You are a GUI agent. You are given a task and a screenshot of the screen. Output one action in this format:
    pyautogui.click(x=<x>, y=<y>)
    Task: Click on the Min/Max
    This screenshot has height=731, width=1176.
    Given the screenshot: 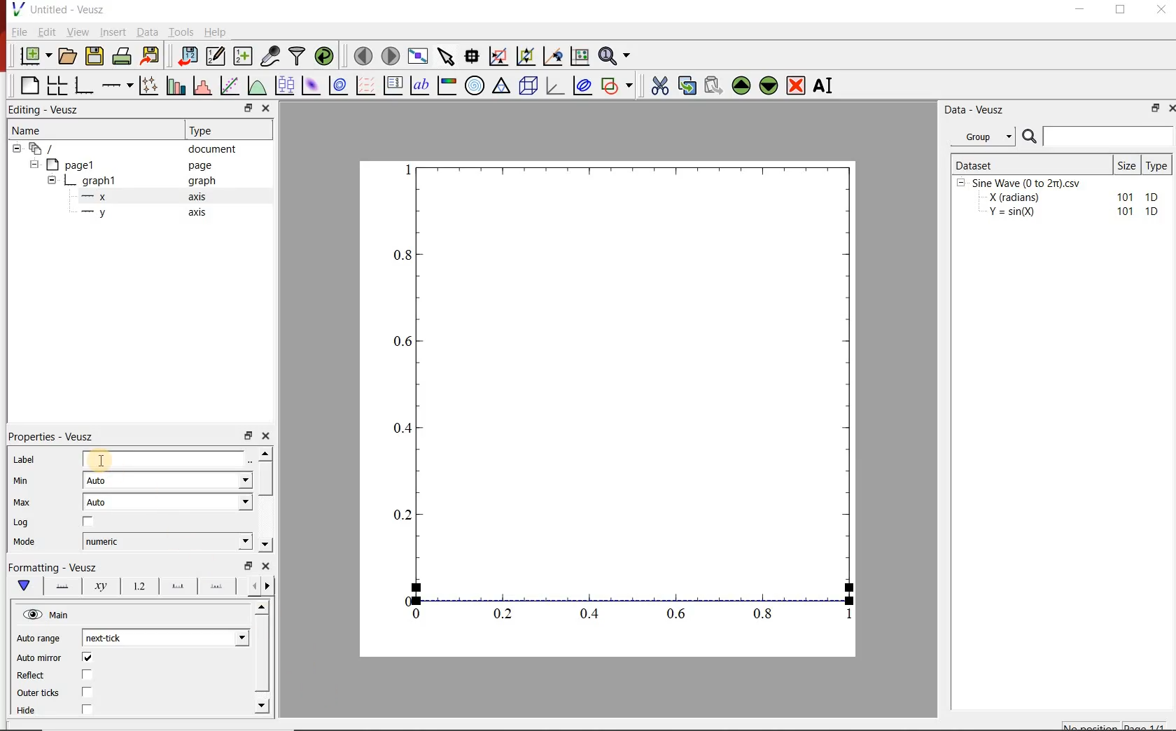 What is the action you would take?
    pyautogui.click(x=248, y=566)
    